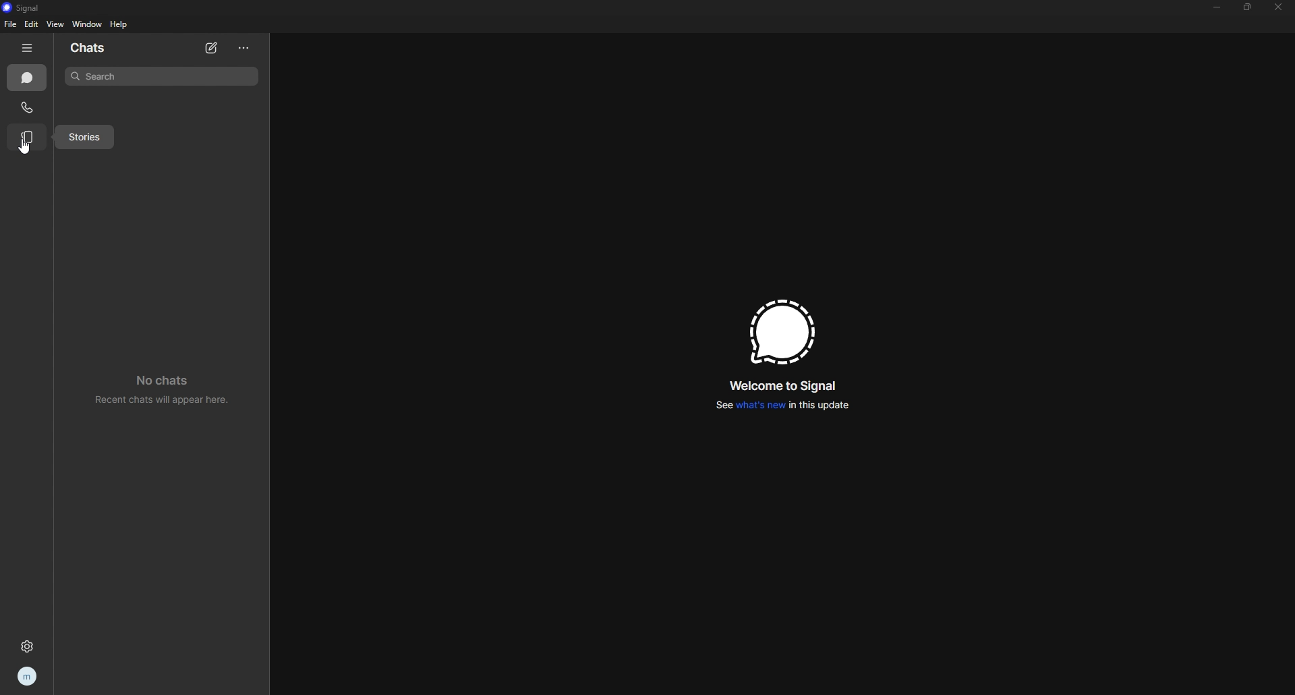  Describe the element at coordinates (120, 24) in the screenshot. I see `help` at that location.